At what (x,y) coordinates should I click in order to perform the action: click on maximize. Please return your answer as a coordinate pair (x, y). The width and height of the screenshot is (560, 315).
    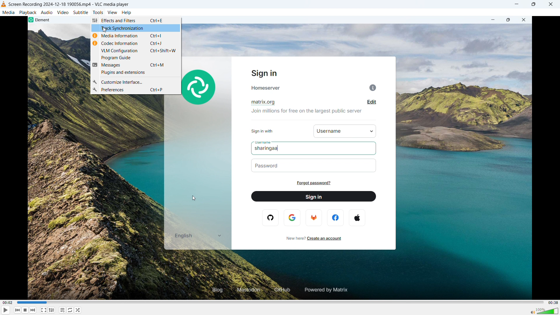
    Looking at the image, I should click on (509, 21).